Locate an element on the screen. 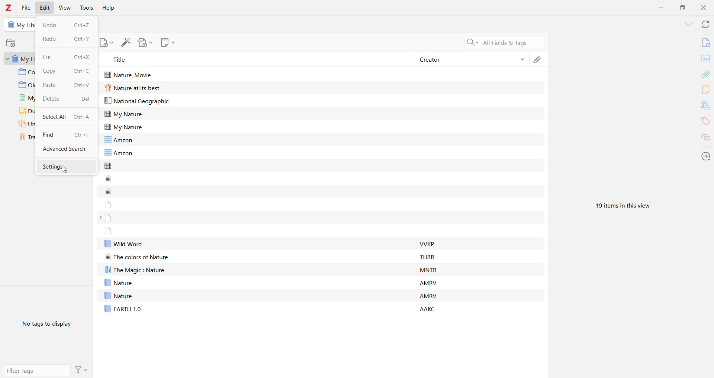 Image resolution: width=714 pixels, height=378 pixels. View is located at coordinates (65, 7).